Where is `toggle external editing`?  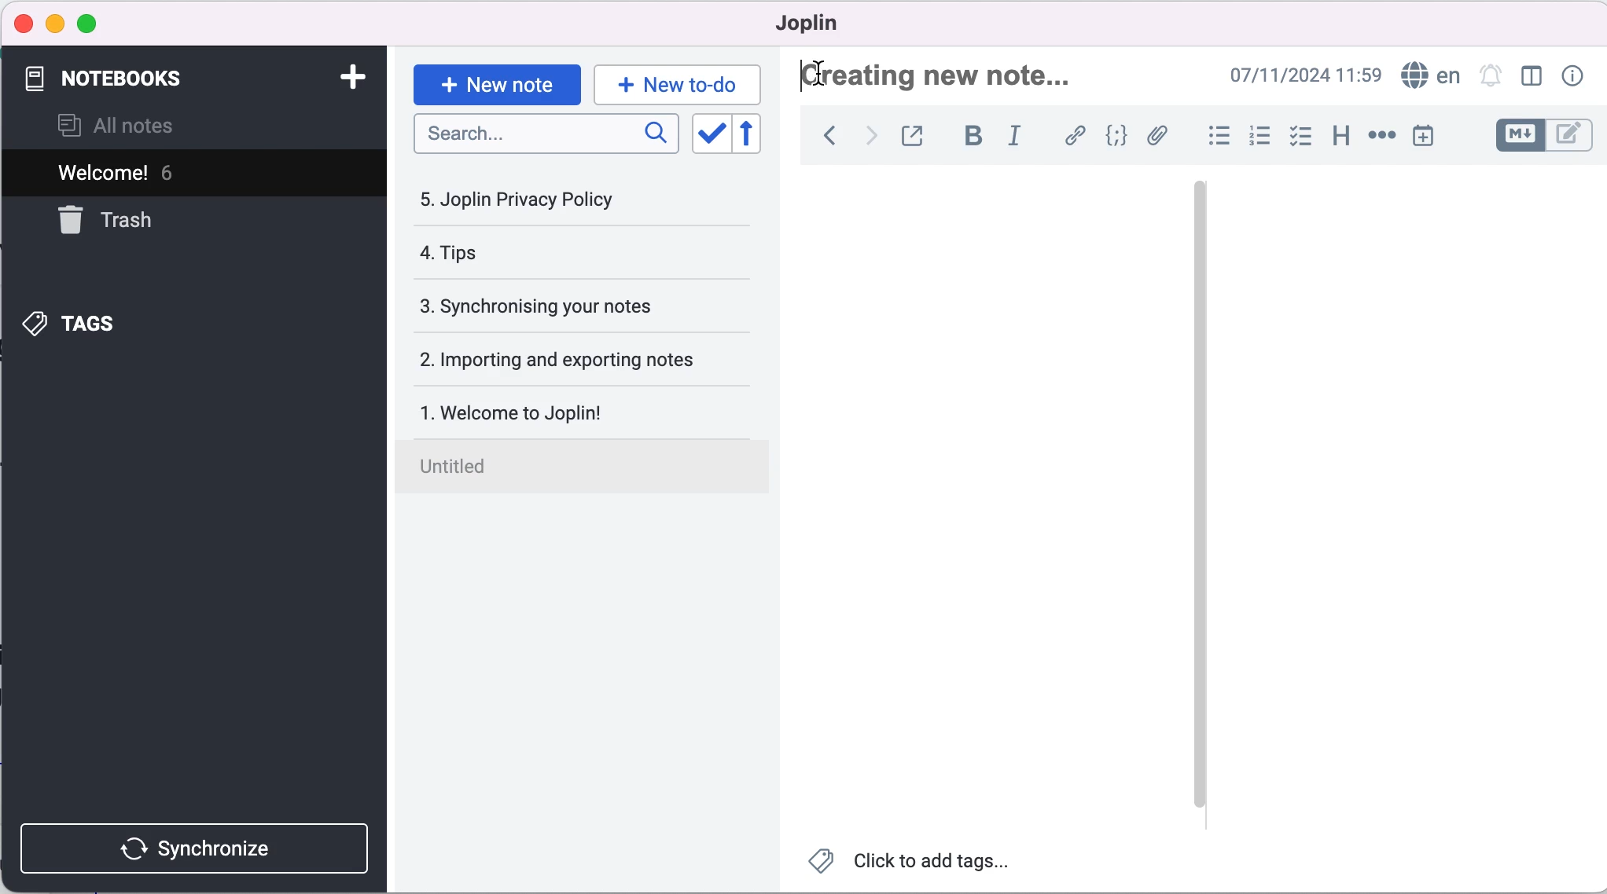 toggle external editing is located at coordinates (915, 135).